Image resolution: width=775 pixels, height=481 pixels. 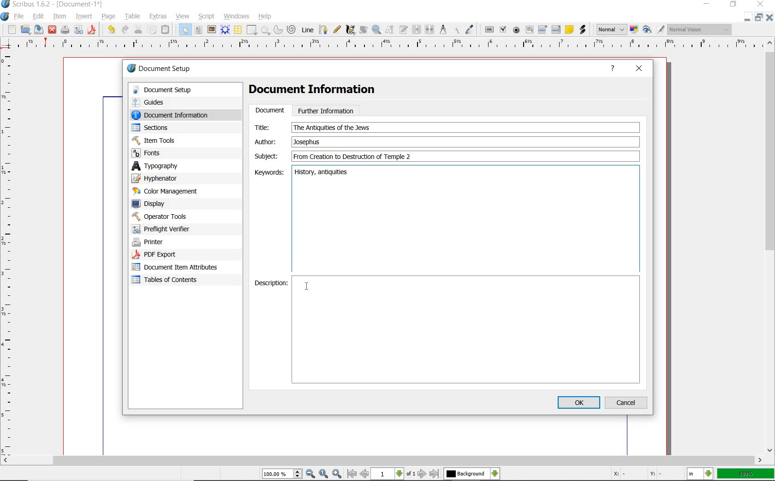 What do you see at coordinates (178, 90) in the screenshot?
I see `document setup` at bounding box center [178, 90].